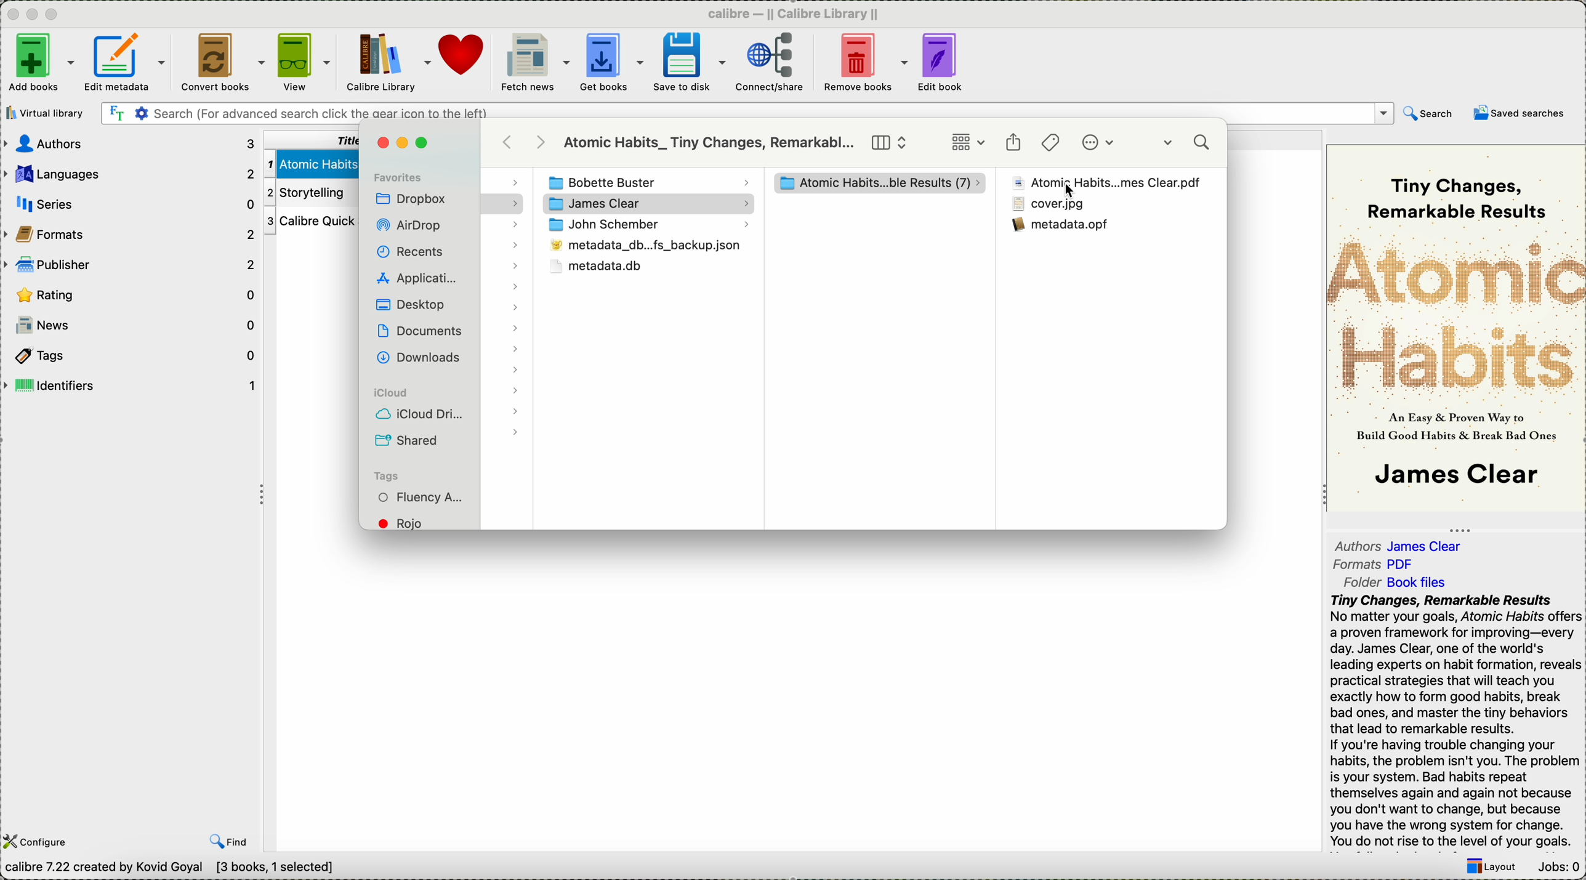 Image resolution: width=1586 pixels, height=880 pixels. Describe the element at coordinates (799, 13) in the screenshot. I see `Calibre` at that location.